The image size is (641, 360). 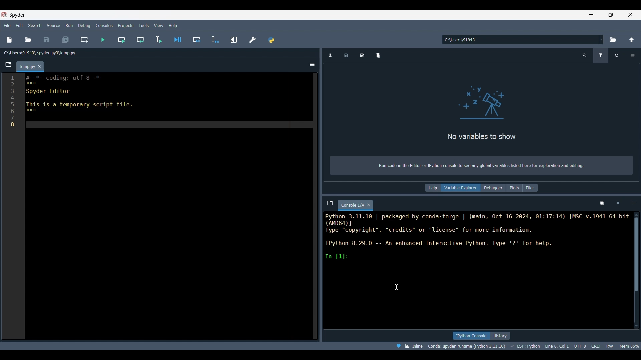 What do you see at coordinates (601, 39) in the screenshot?
I see `Location options` at bounding box center [601, 39].